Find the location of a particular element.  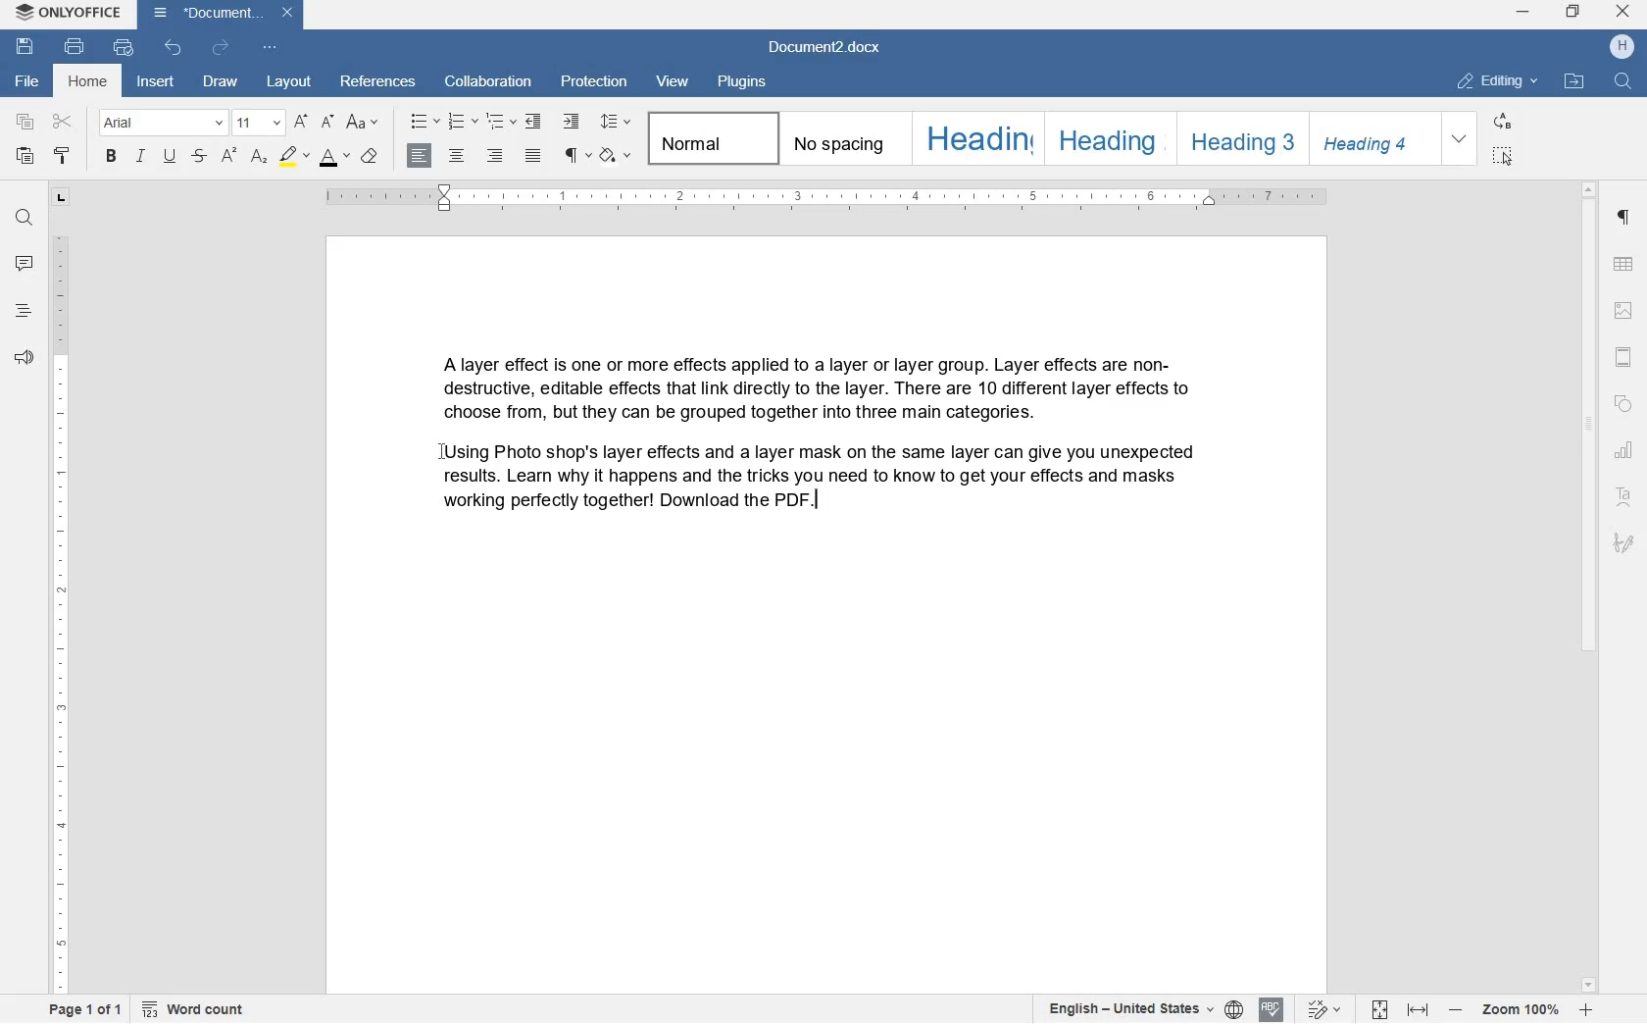

PAGE 1 OF 1 is located at coordinates (85, 1009).